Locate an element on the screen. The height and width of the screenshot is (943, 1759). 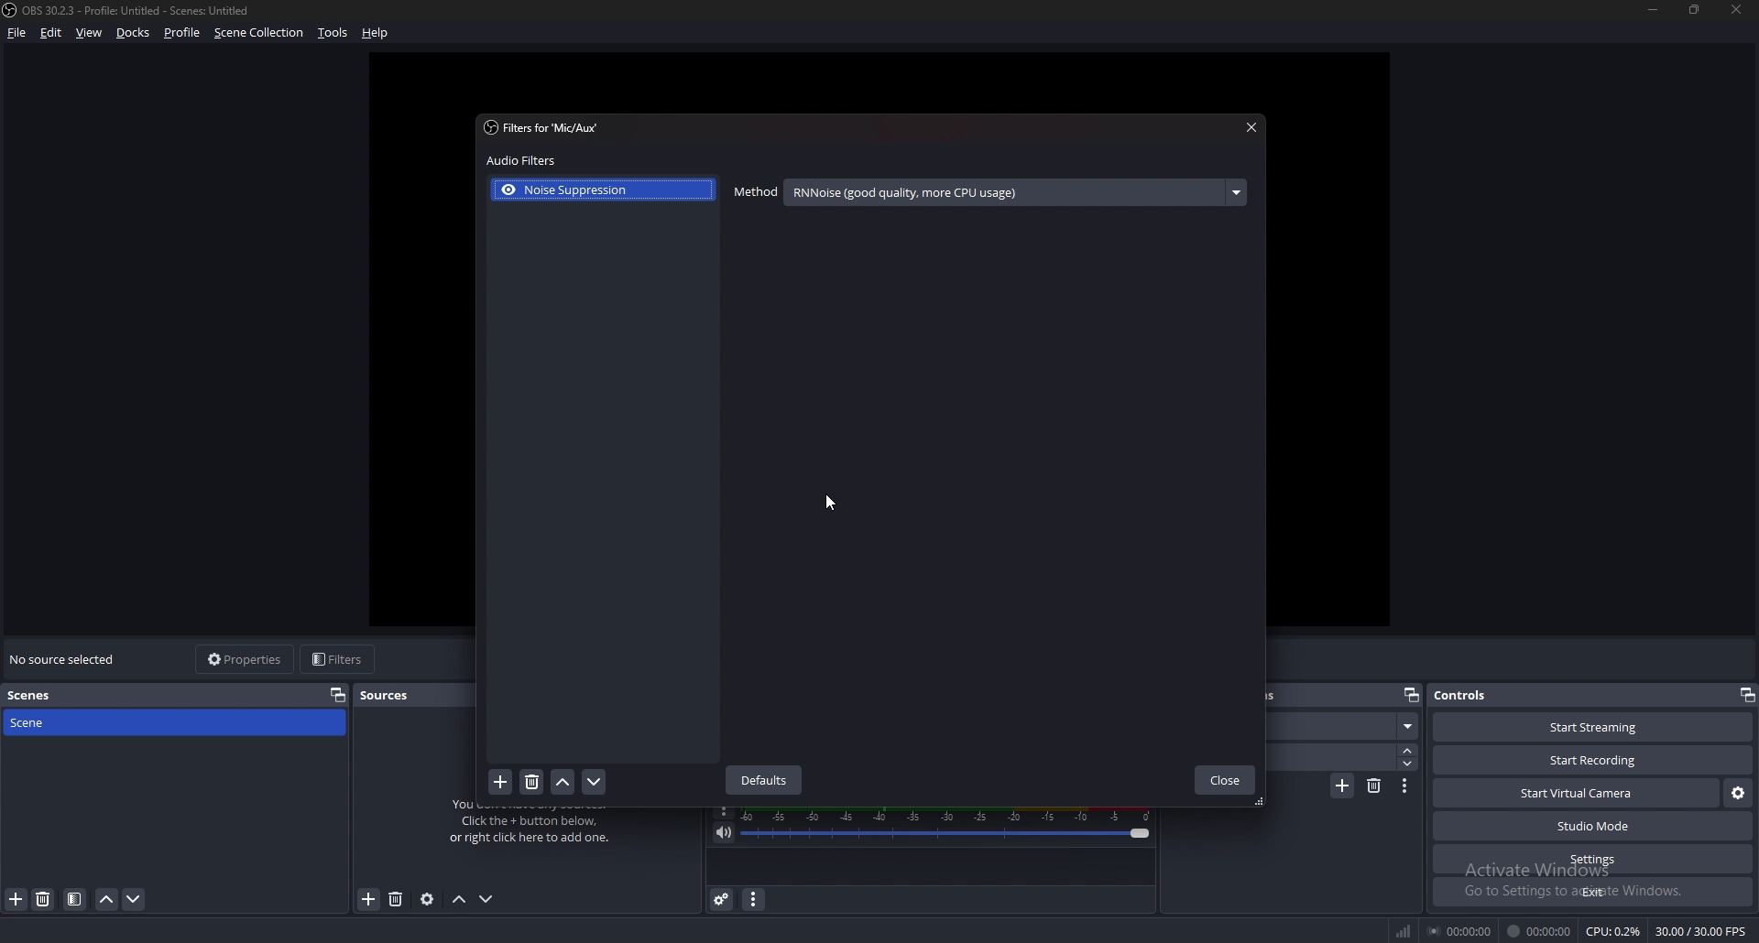
view is located at coordinates (89, 33).